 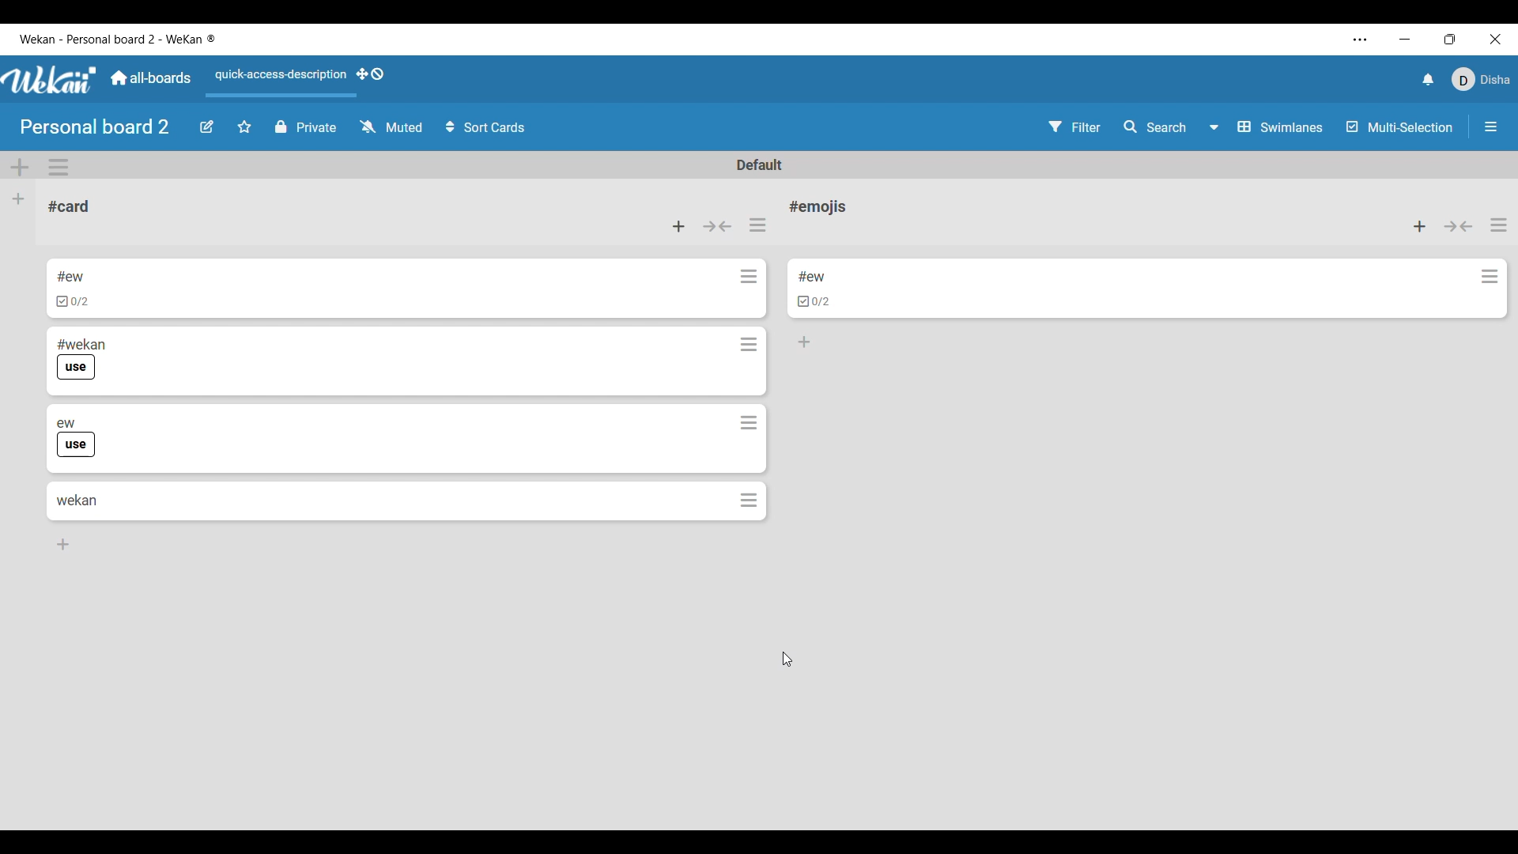 What do you see at coordinates (746, 497) in the screenshot?
I see `Card actions ` at bounding box center [746, 497].